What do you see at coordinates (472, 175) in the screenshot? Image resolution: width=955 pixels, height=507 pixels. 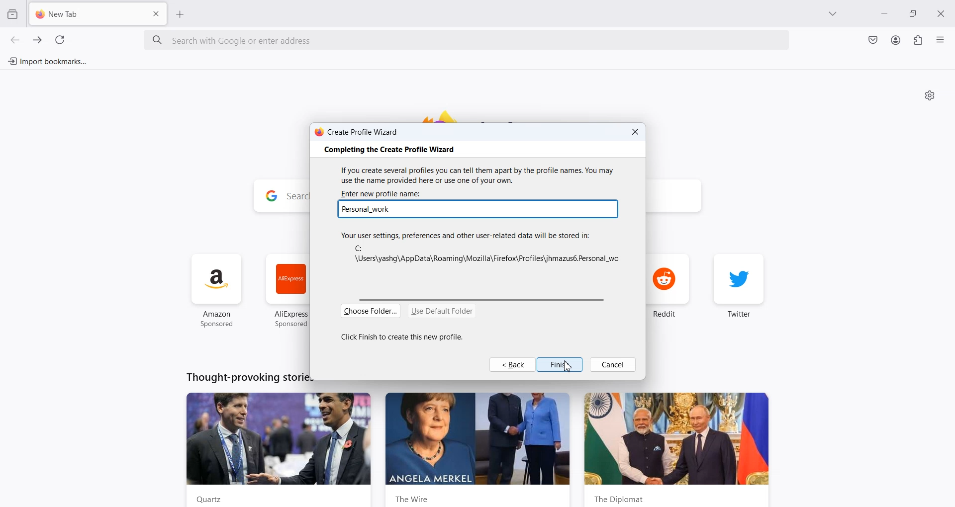 I see `If you create several profiles you can tell them apart by the profile names. You may
use the name provided here or use one of your own.` at bounding box center [472, 175].